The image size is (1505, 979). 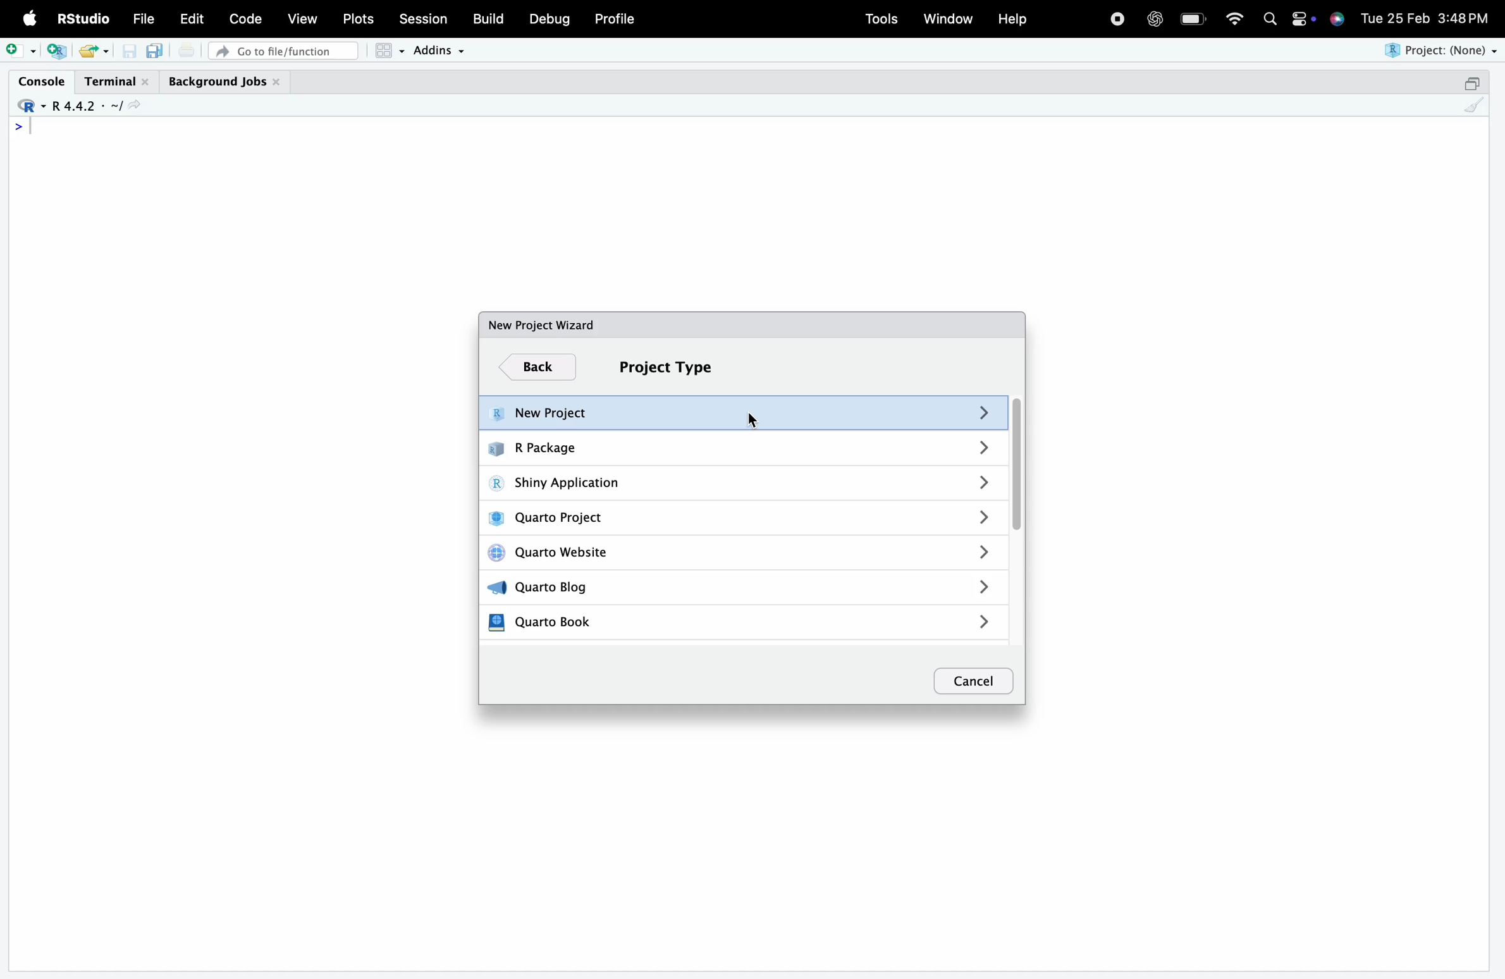 What do you see at coordinates (1302, 19) in the screenshot?
I see `settings` at bounding box center [1302, 19].